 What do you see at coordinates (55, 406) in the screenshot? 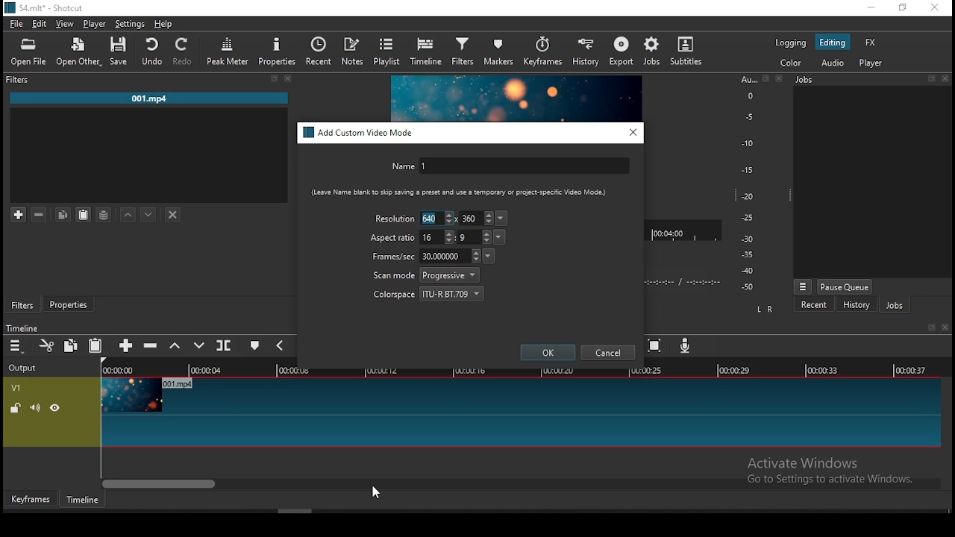
I see `hide video track` at bounding box center [55, 406].